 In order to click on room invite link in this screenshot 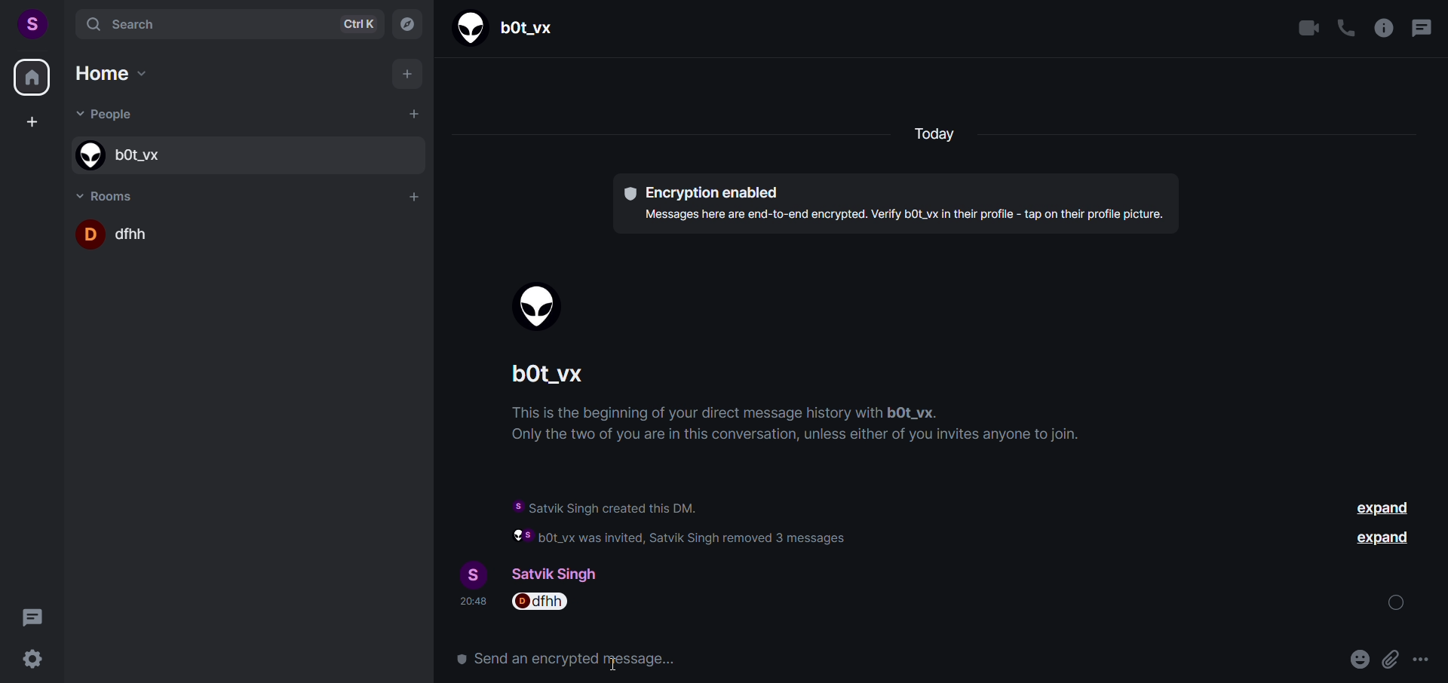, I will do `click(702, 659)`.